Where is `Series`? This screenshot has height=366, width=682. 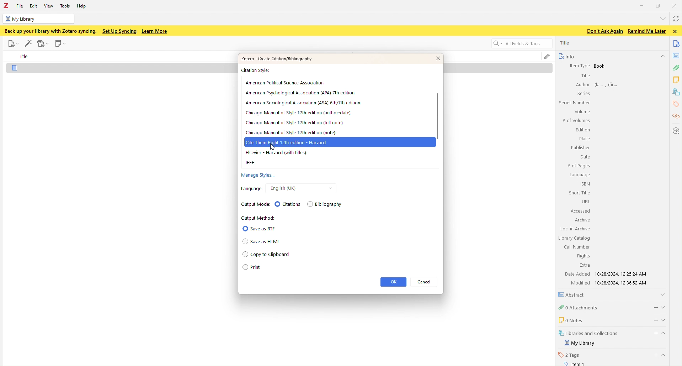 Series is located at coordinates (582, 93).